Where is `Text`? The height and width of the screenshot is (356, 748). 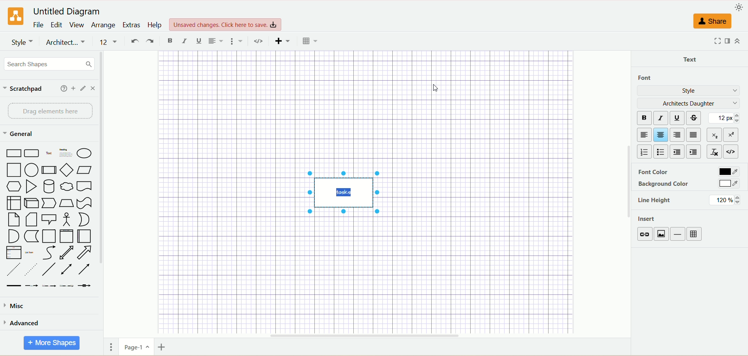
Text is located at coordinates (49, 153).